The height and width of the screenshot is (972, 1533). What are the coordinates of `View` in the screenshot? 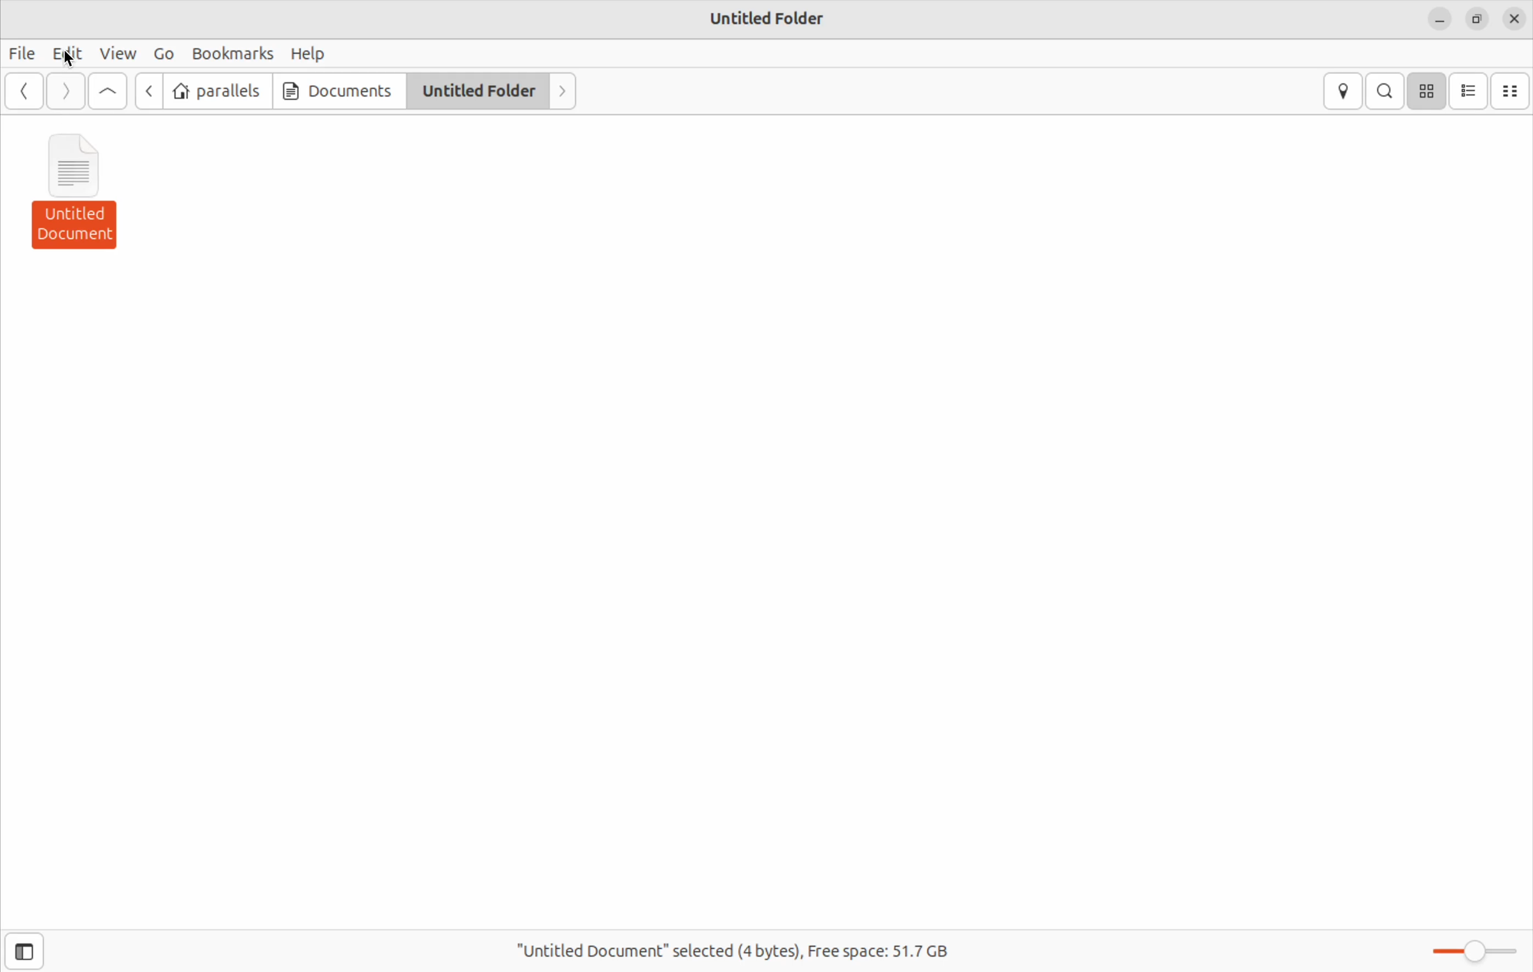 It's located at (119, 53).